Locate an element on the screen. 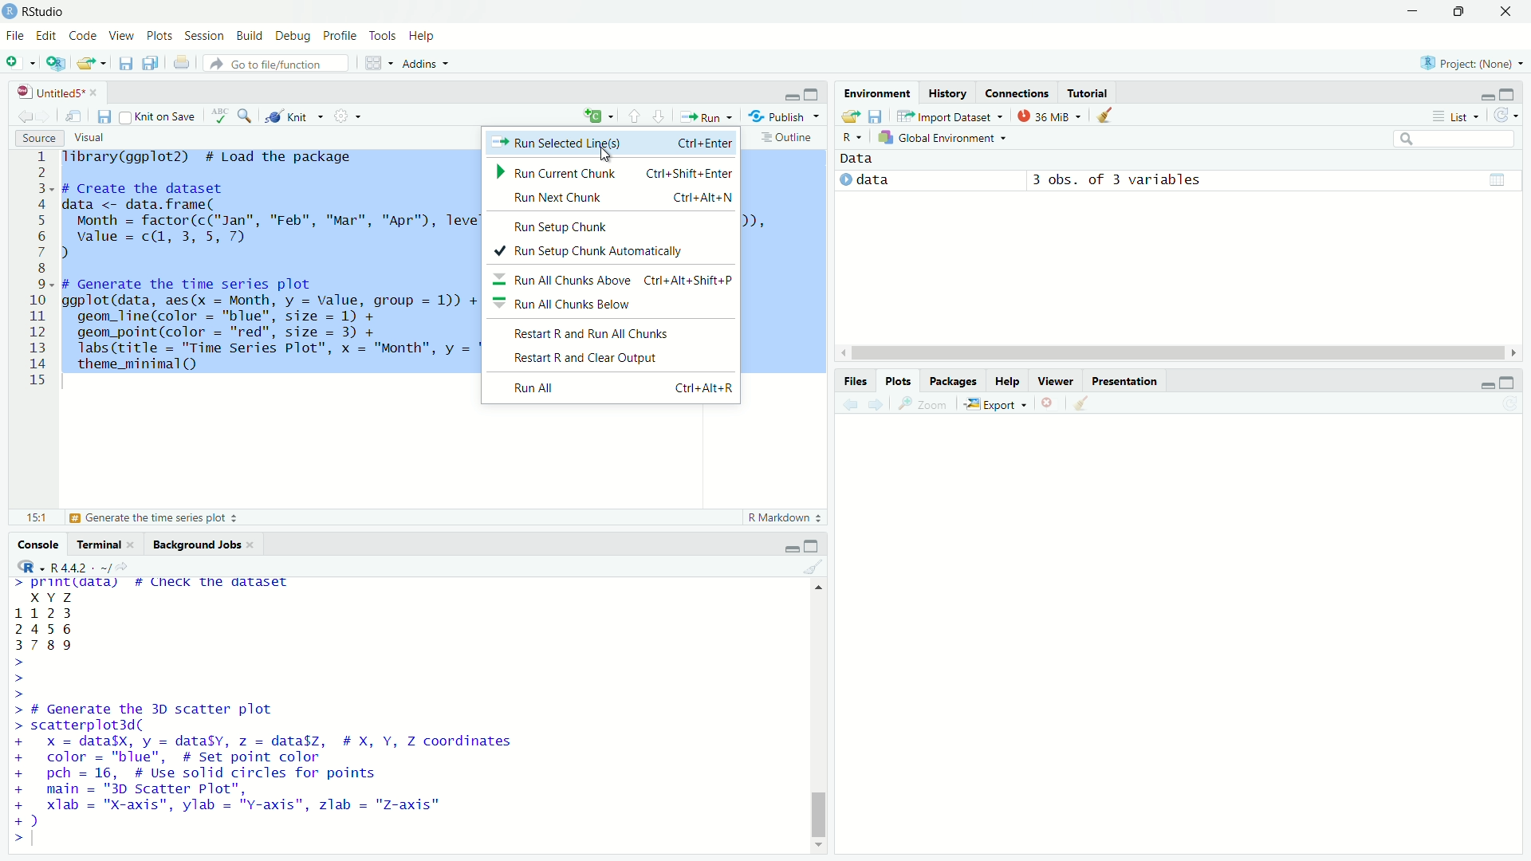 The height and width of the screenshot is (861, 1531). Restart R and Clear Output is located at coordinates (617, 360).